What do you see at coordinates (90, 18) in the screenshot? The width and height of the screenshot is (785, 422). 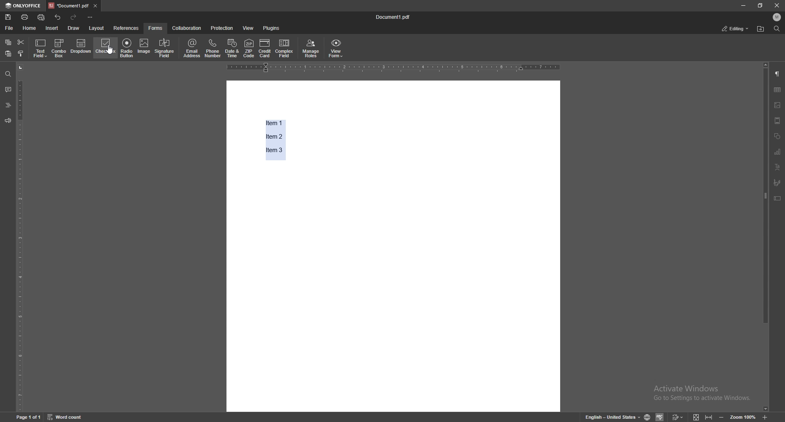 I see `customize toolbar` at bounding box center [90, 18].